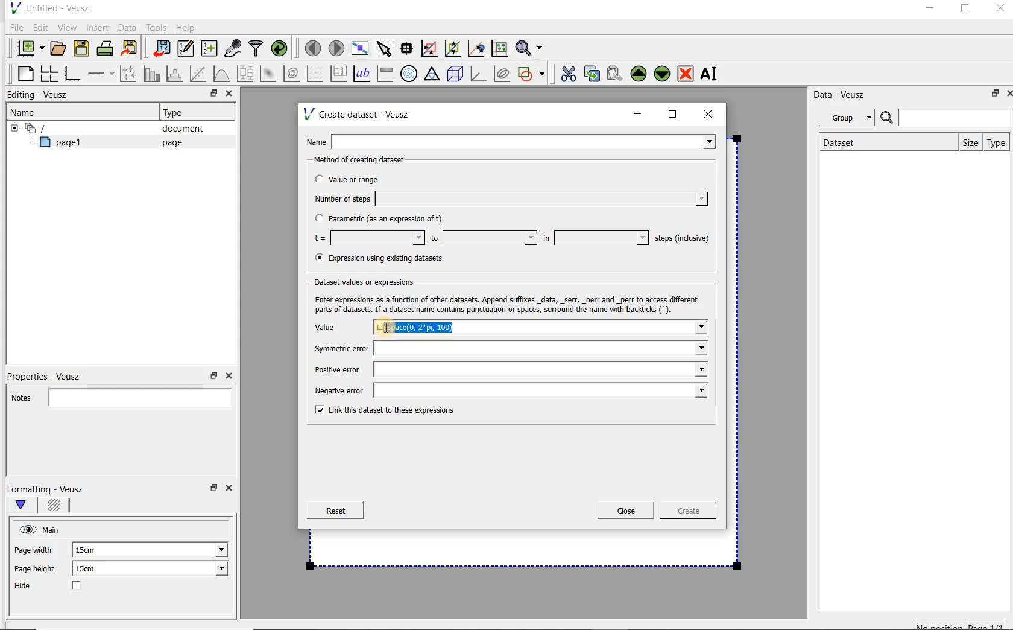 The height and width of the screenshot is (630, 1013). Describe the element at coordinates (502, 74) in the screenshot. I see `plot covariance ellipses` at that location.